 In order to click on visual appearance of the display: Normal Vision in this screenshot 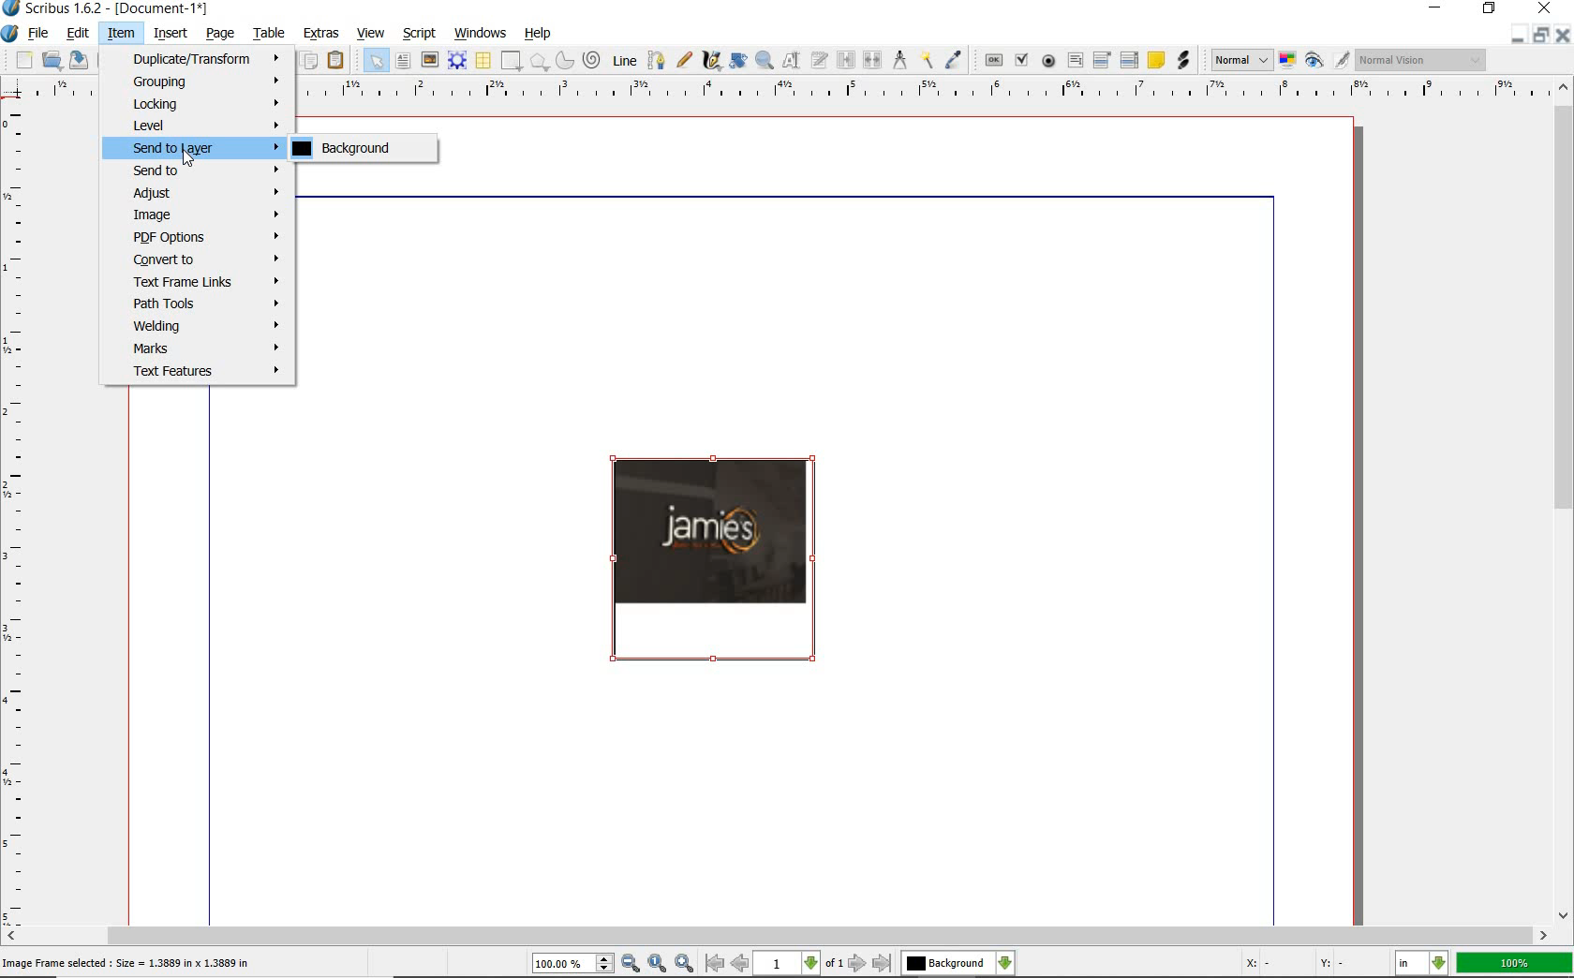, I will do `click(1419, 59)`.